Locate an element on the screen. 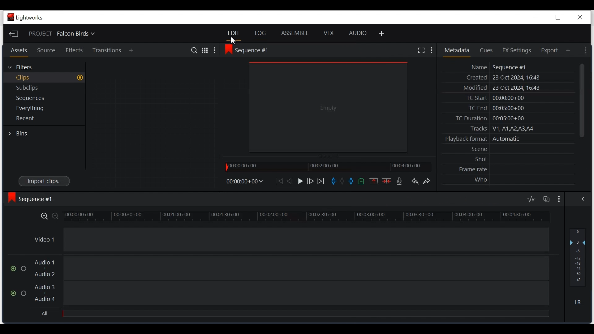 The image size is (594, 334). Audio is located at coordinates (359, 33).